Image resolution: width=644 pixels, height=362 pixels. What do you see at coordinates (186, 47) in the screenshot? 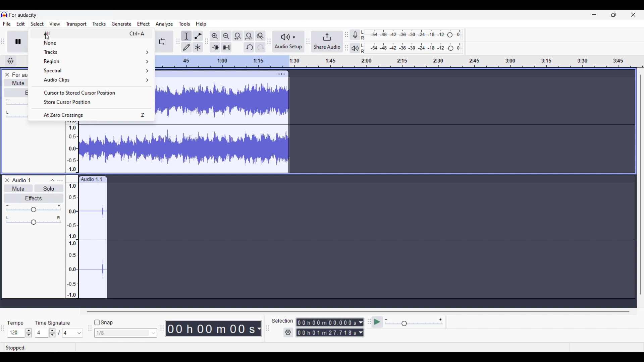
I see `Draw tool` at bounding box center [186, 47].